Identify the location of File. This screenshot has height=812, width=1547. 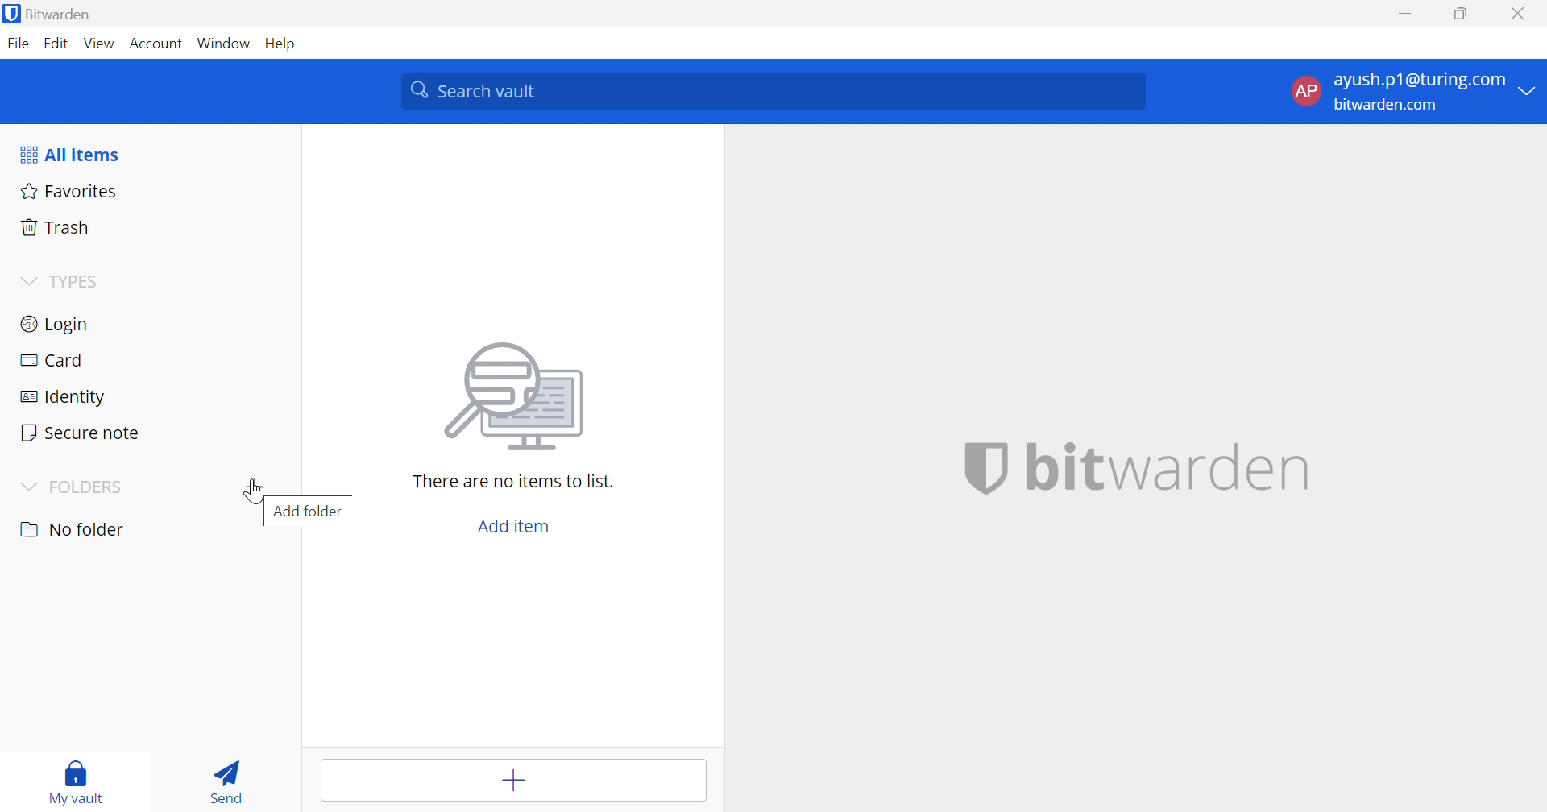
(19, 40).